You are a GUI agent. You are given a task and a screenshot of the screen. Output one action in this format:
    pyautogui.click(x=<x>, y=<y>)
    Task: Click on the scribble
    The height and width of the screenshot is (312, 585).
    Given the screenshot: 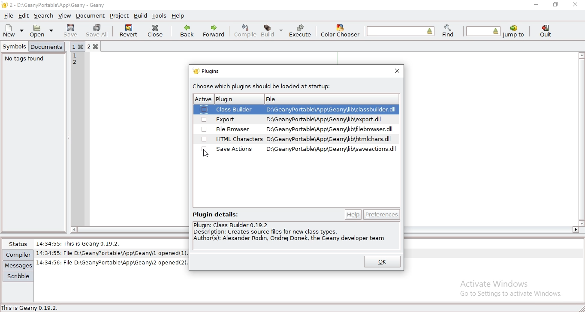 What is the action you would take?
    pyautogui.click(x=18, y=276)
    